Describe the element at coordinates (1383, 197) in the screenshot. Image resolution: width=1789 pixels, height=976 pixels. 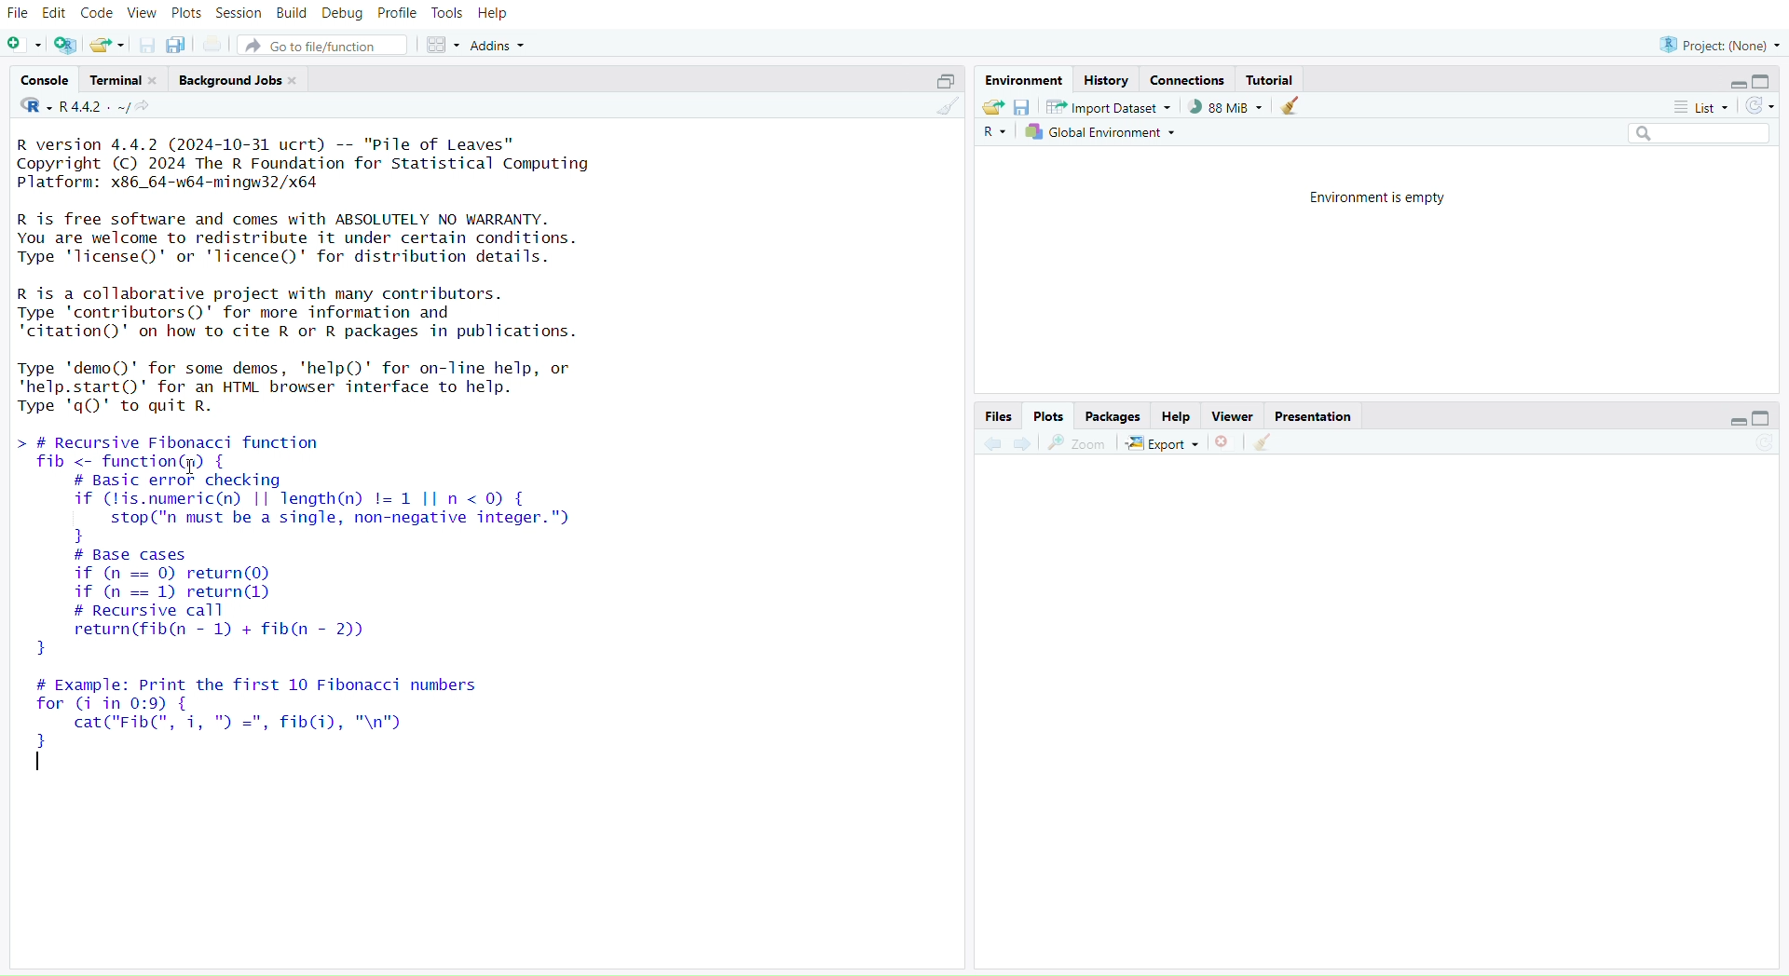
I see `environment is empty` at that location.